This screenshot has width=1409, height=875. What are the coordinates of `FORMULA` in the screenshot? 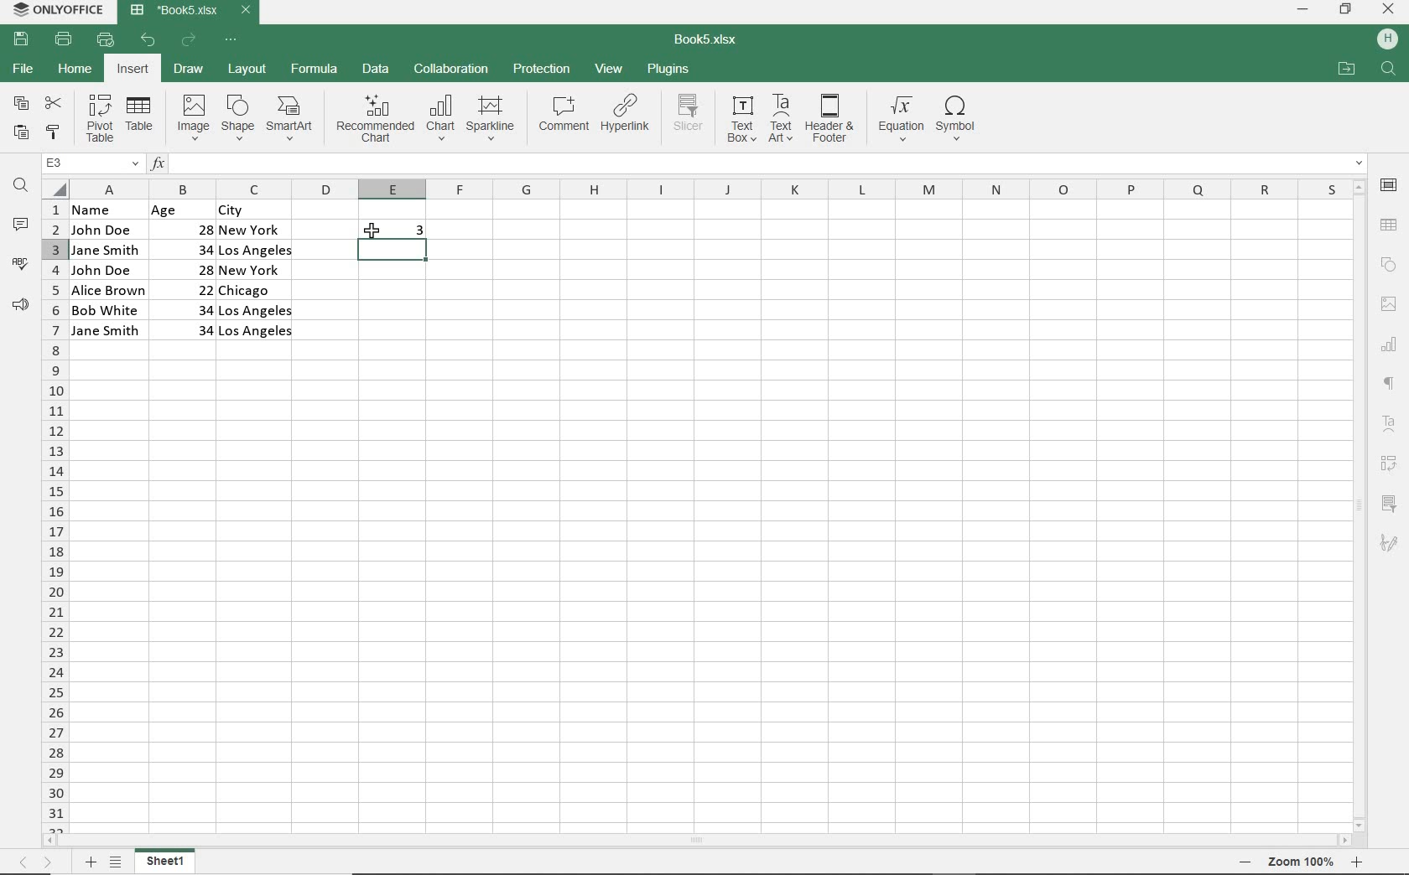 It's located at (313, 69).